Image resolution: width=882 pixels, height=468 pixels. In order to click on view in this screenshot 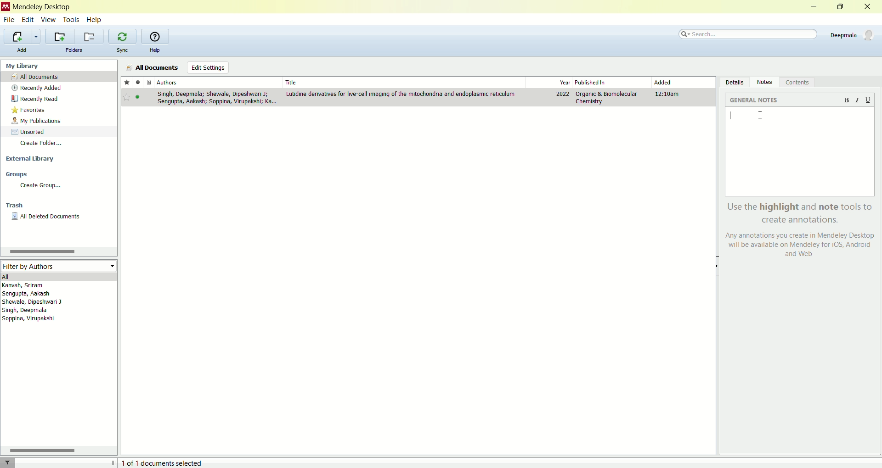, I will do `click(49, 19)`.